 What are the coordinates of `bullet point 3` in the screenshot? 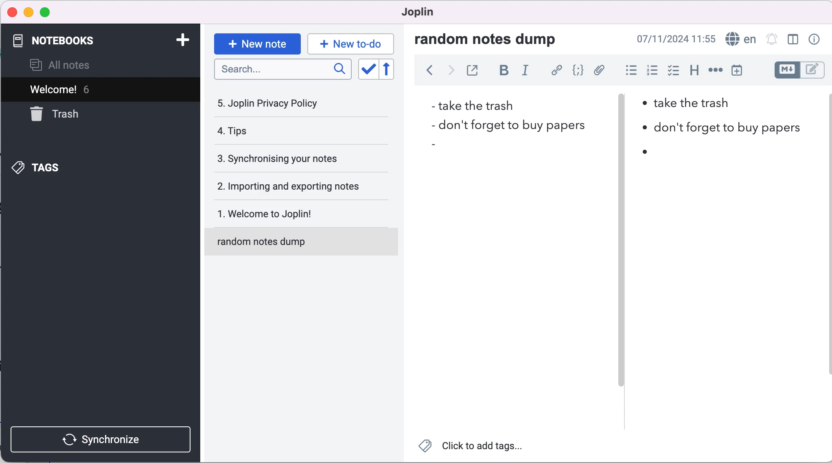 It's located at (650, 152).